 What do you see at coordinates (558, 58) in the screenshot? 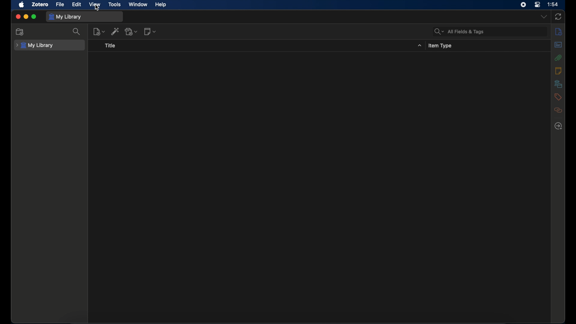
I see `attachments` at bounding box center [558, 58].